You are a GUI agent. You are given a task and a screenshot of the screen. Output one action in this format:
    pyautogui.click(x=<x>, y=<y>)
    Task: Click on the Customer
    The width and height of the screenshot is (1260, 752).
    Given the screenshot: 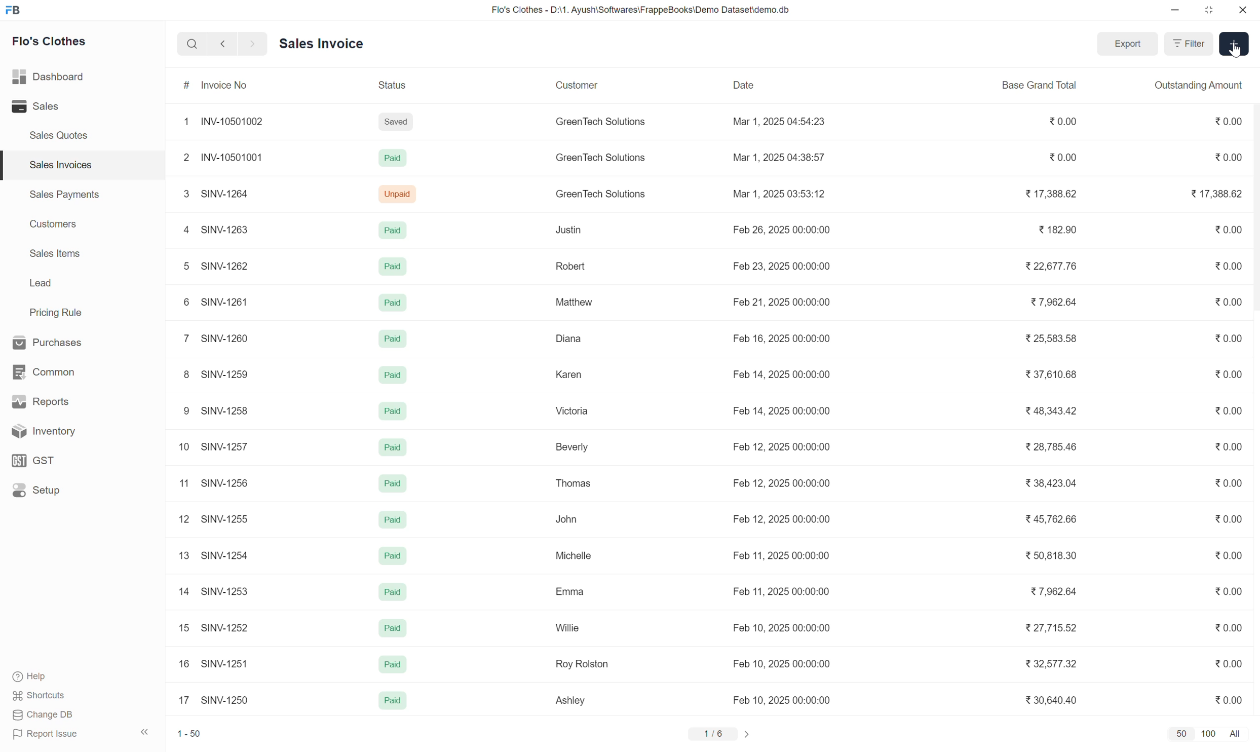 What is the action you would take?
    pyautogui.click(x=581, y=86)
    